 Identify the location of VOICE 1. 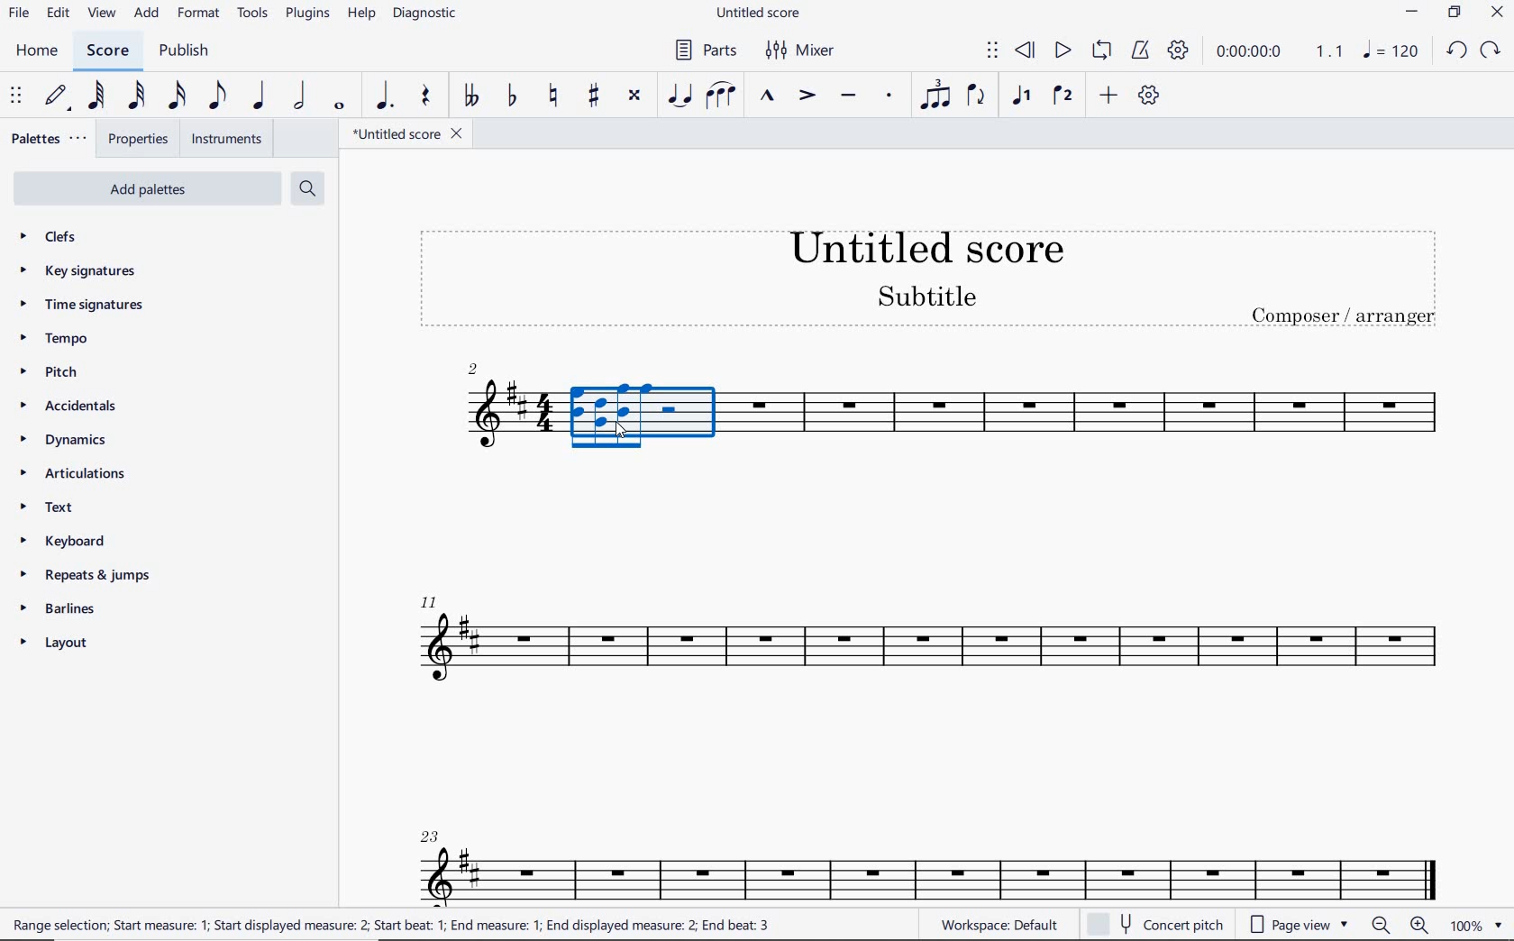
(1020, 96).